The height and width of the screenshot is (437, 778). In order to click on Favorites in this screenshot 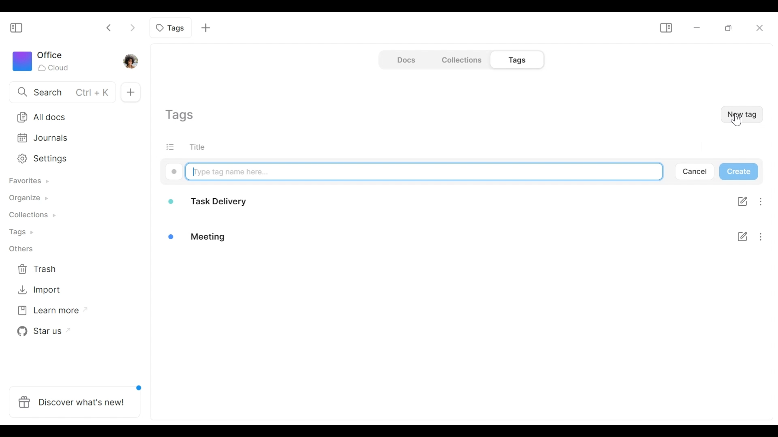, I will do `click(29, 182)`.